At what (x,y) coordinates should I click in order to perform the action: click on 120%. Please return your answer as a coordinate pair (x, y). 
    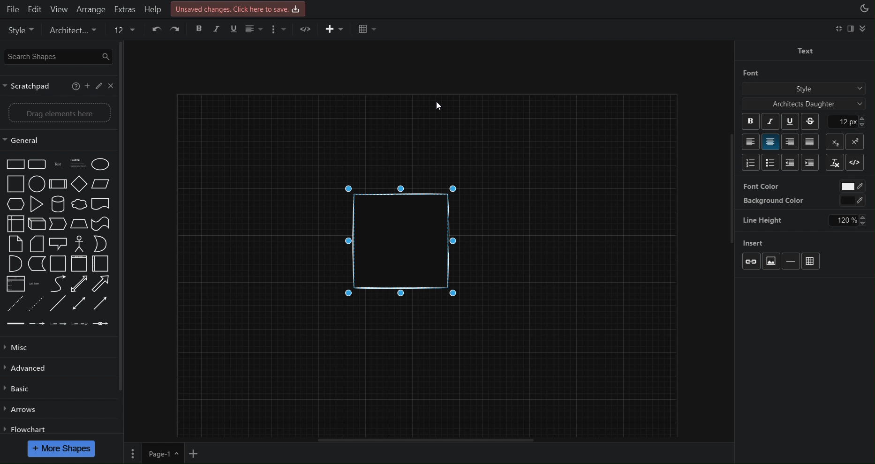
    Looking at the image, I should click on (847, 220).